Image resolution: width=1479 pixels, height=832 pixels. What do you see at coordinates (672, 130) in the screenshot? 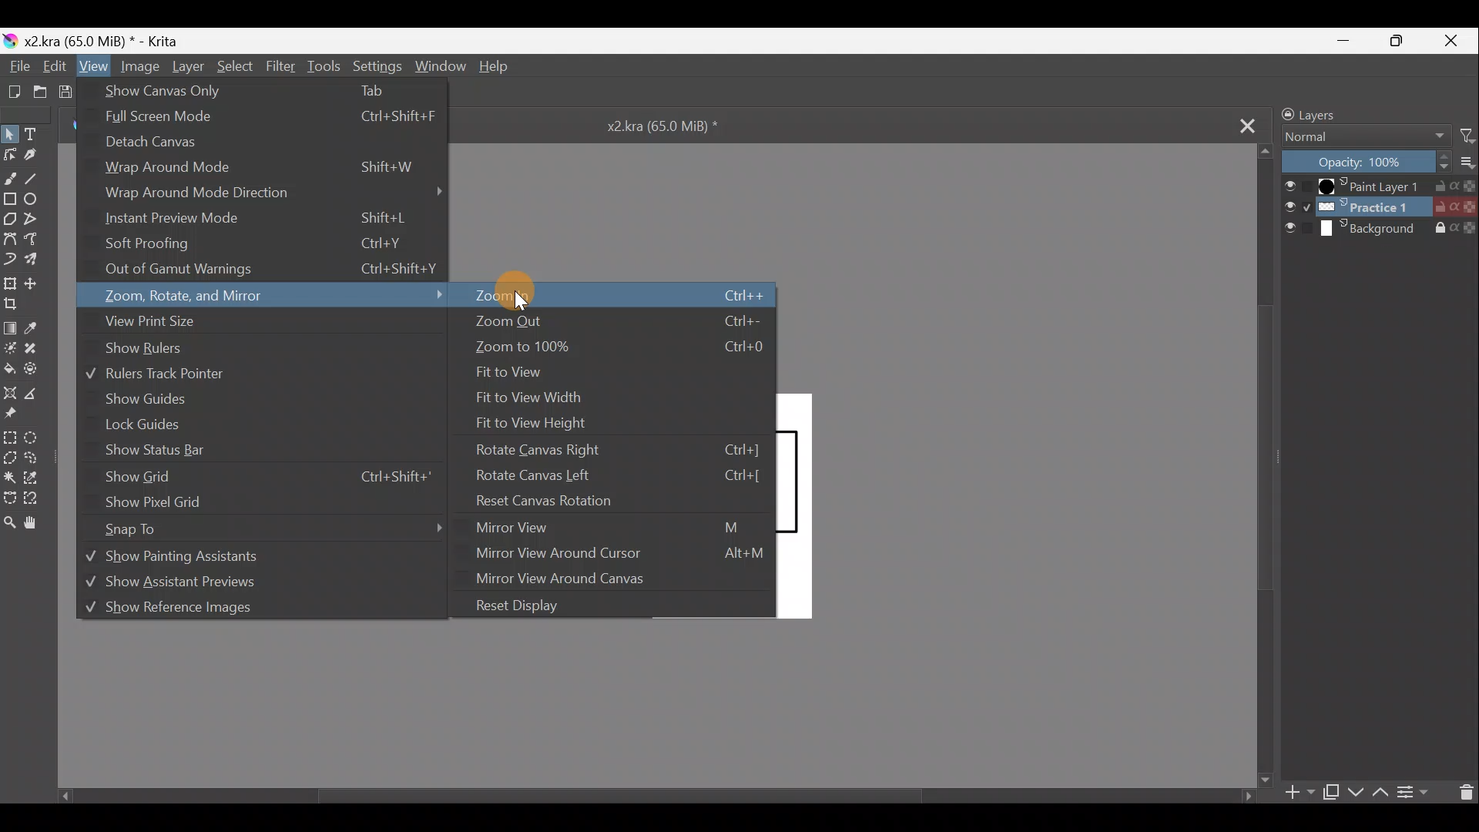
I see `x2.kra (65.0 MiB) *` at bounding box center [672, 130].